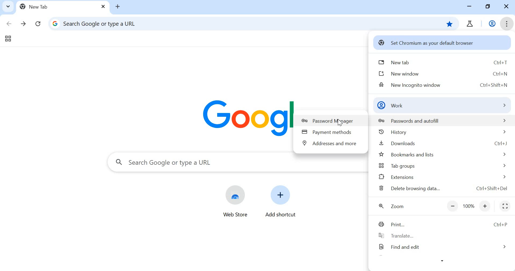 The height and width of the screenshot is (271, 515). Describe the element at coordinates (470, 23) in the screenshot. I see `chrome tab` at that location.